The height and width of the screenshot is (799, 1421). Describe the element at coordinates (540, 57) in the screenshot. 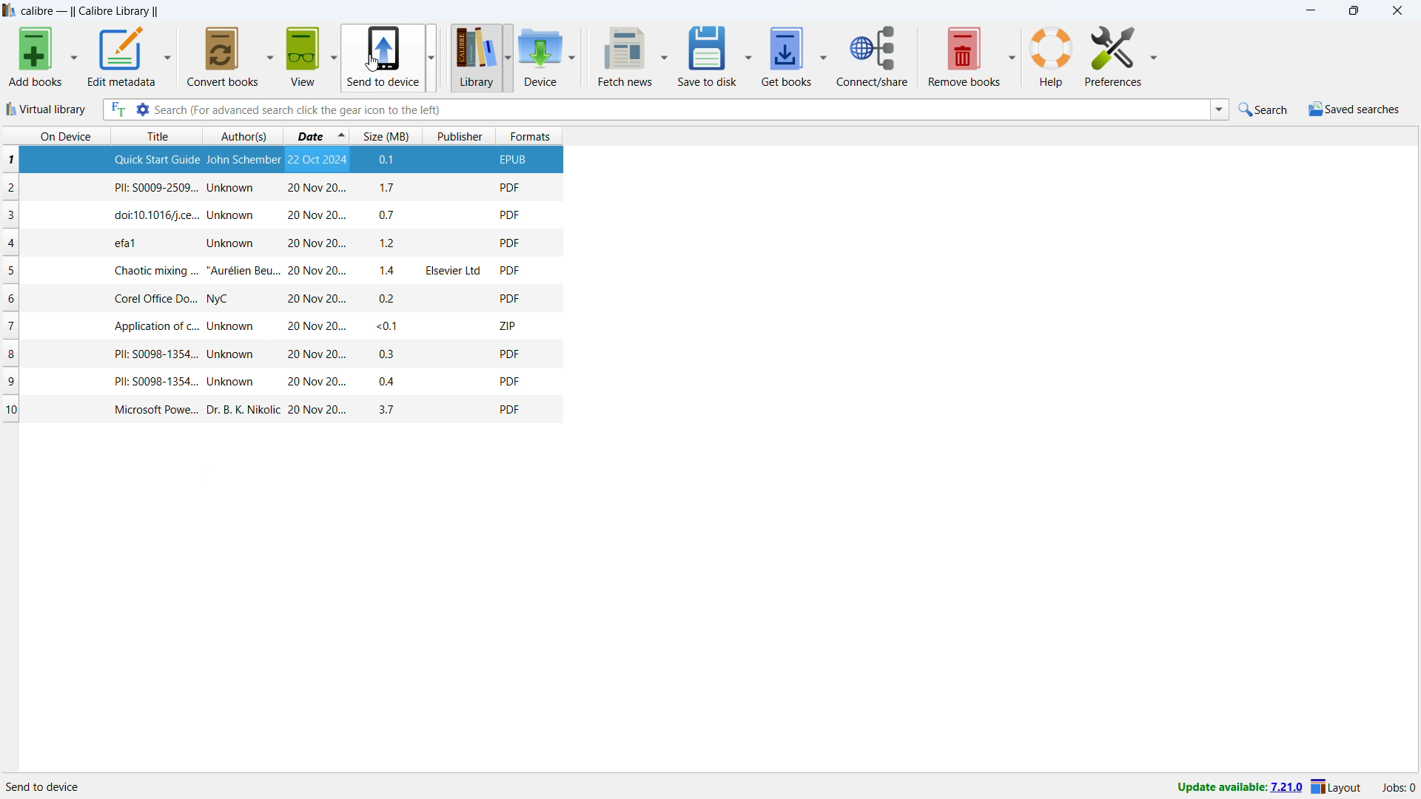

I see `device` at that location.